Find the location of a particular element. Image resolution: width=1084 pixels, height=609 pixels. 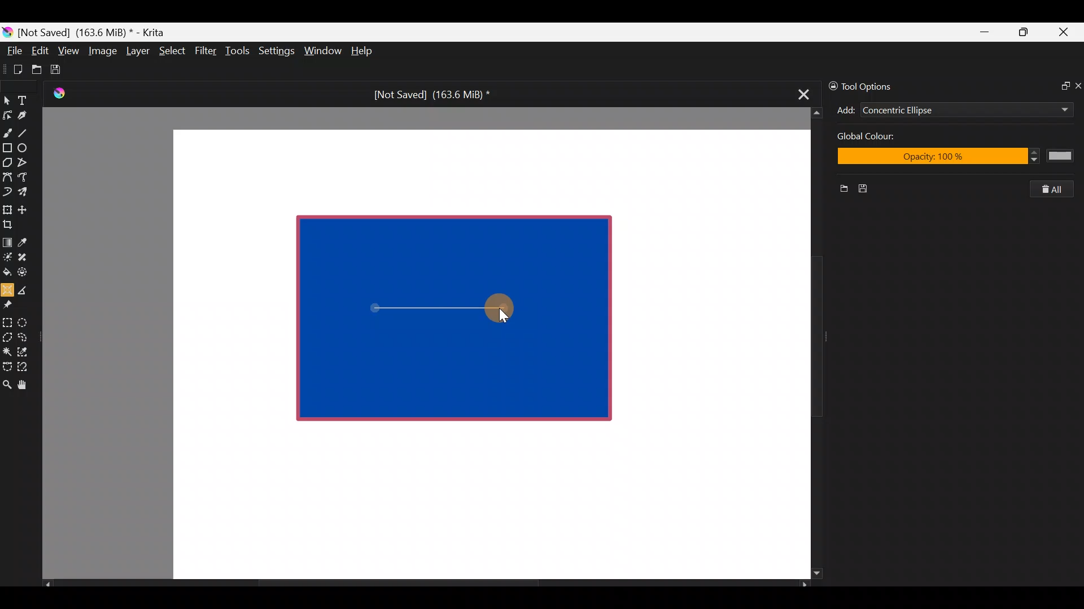

Opacity: 100% is located at coordinates (952, 157).